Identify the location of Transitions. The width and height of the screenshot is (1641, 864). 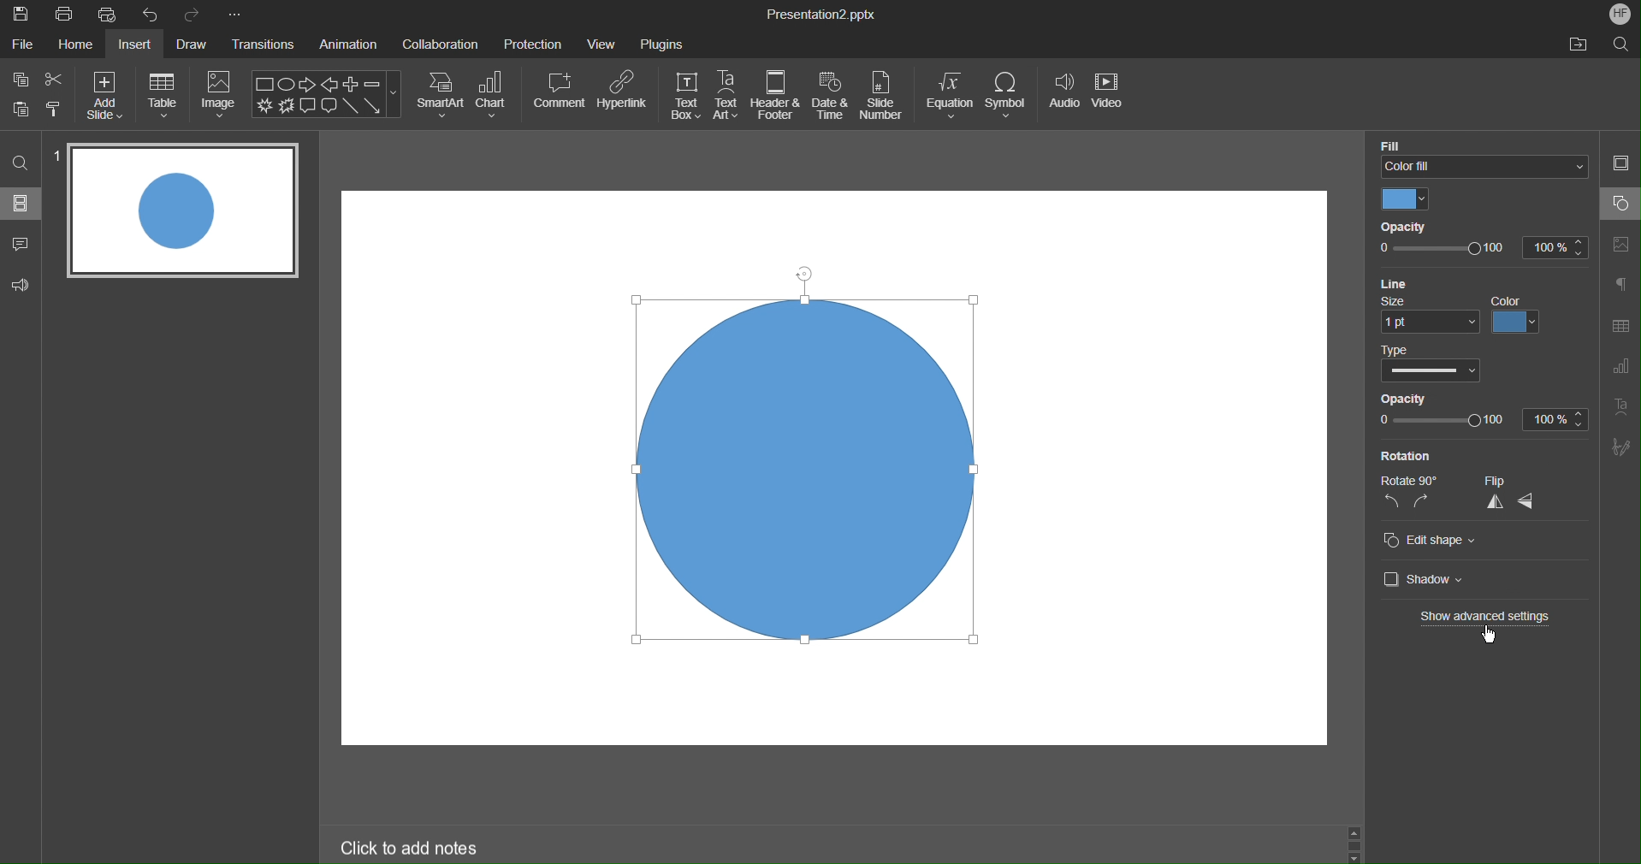
(265, 46).